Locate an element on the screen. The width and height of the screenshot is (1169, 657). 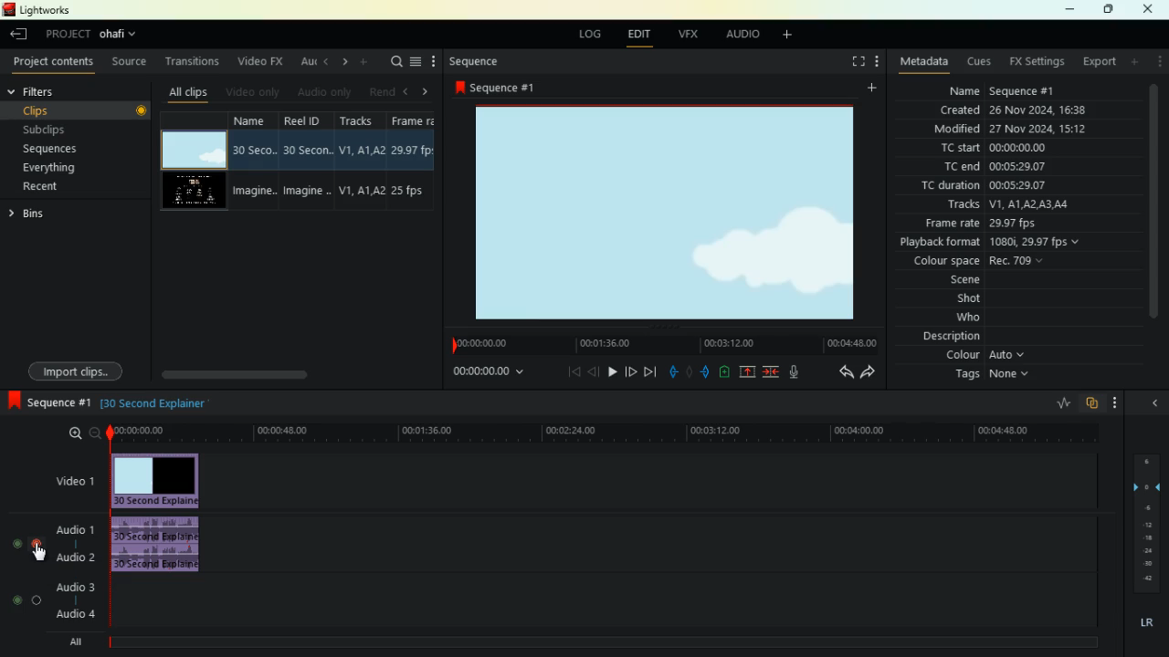
minimize is located at coordinates (1069, 9).